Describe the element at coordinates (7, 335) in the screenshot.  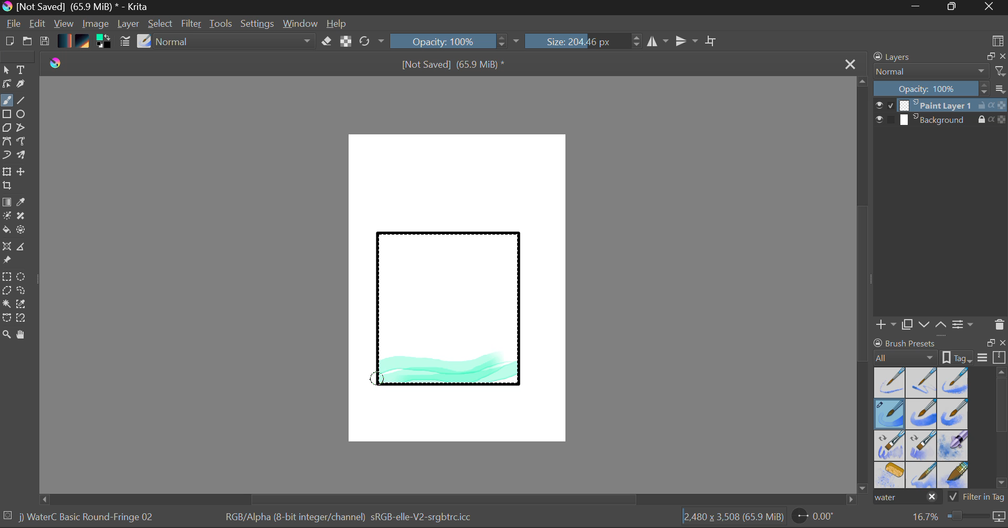
I see `Zoom` at that location.